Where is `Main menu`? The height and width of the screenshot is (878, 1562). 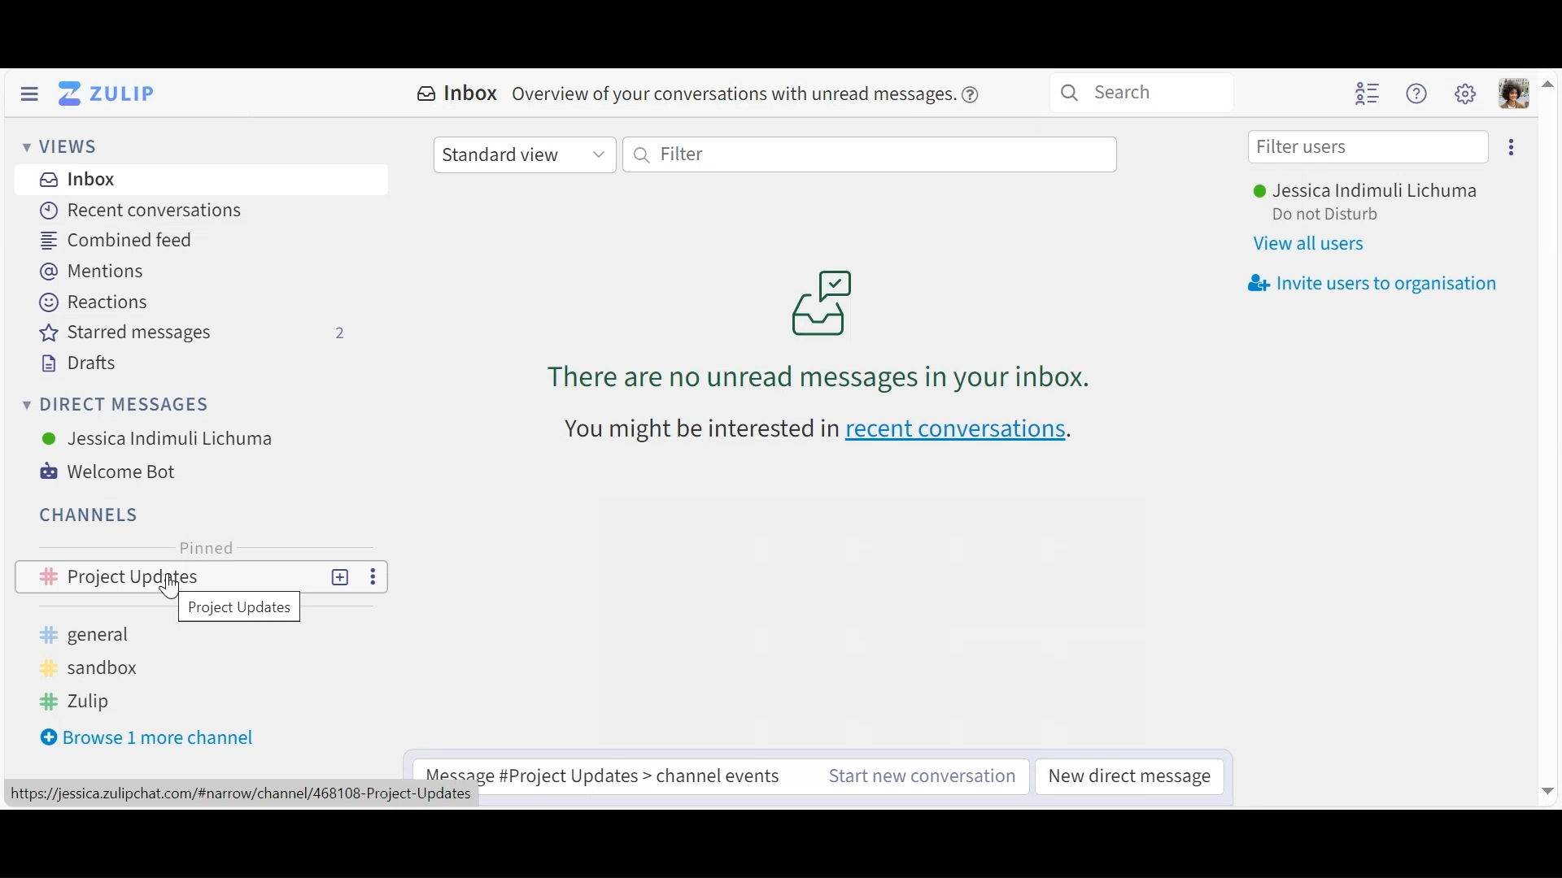
Main menu is located at coordinates (1466, 93).